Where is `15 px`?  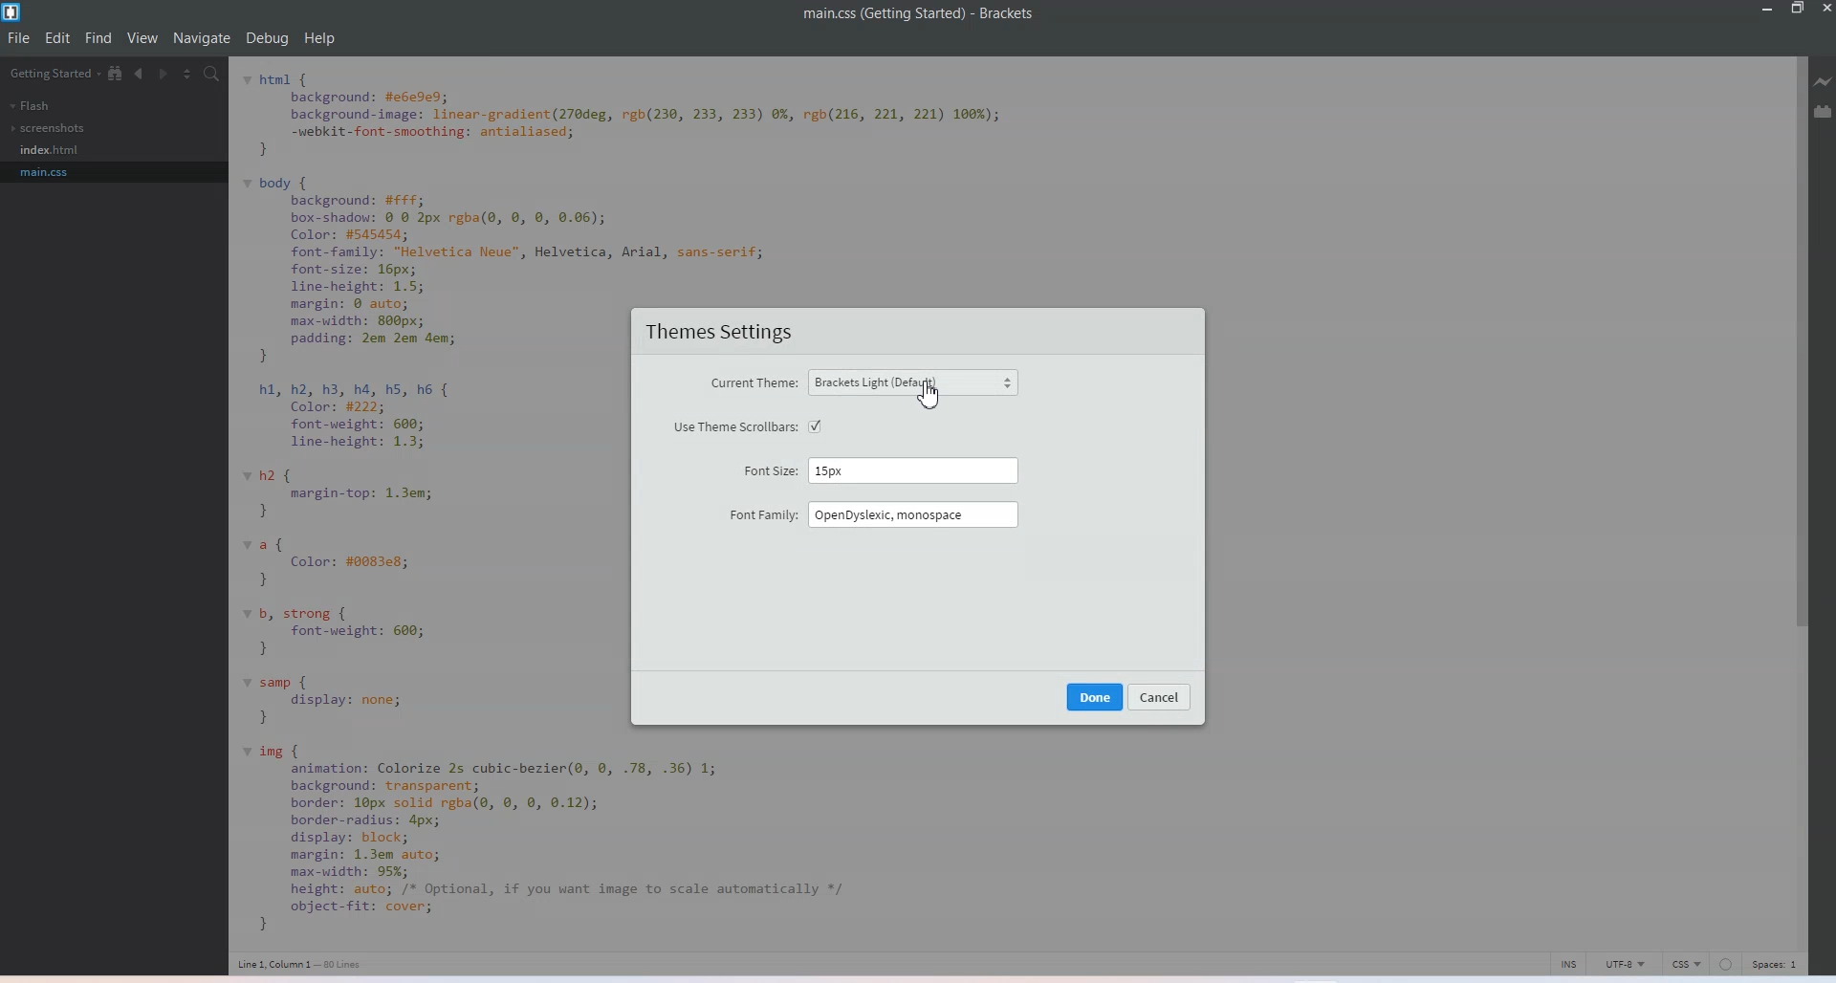 15 px is located at coordinates (911, 470).